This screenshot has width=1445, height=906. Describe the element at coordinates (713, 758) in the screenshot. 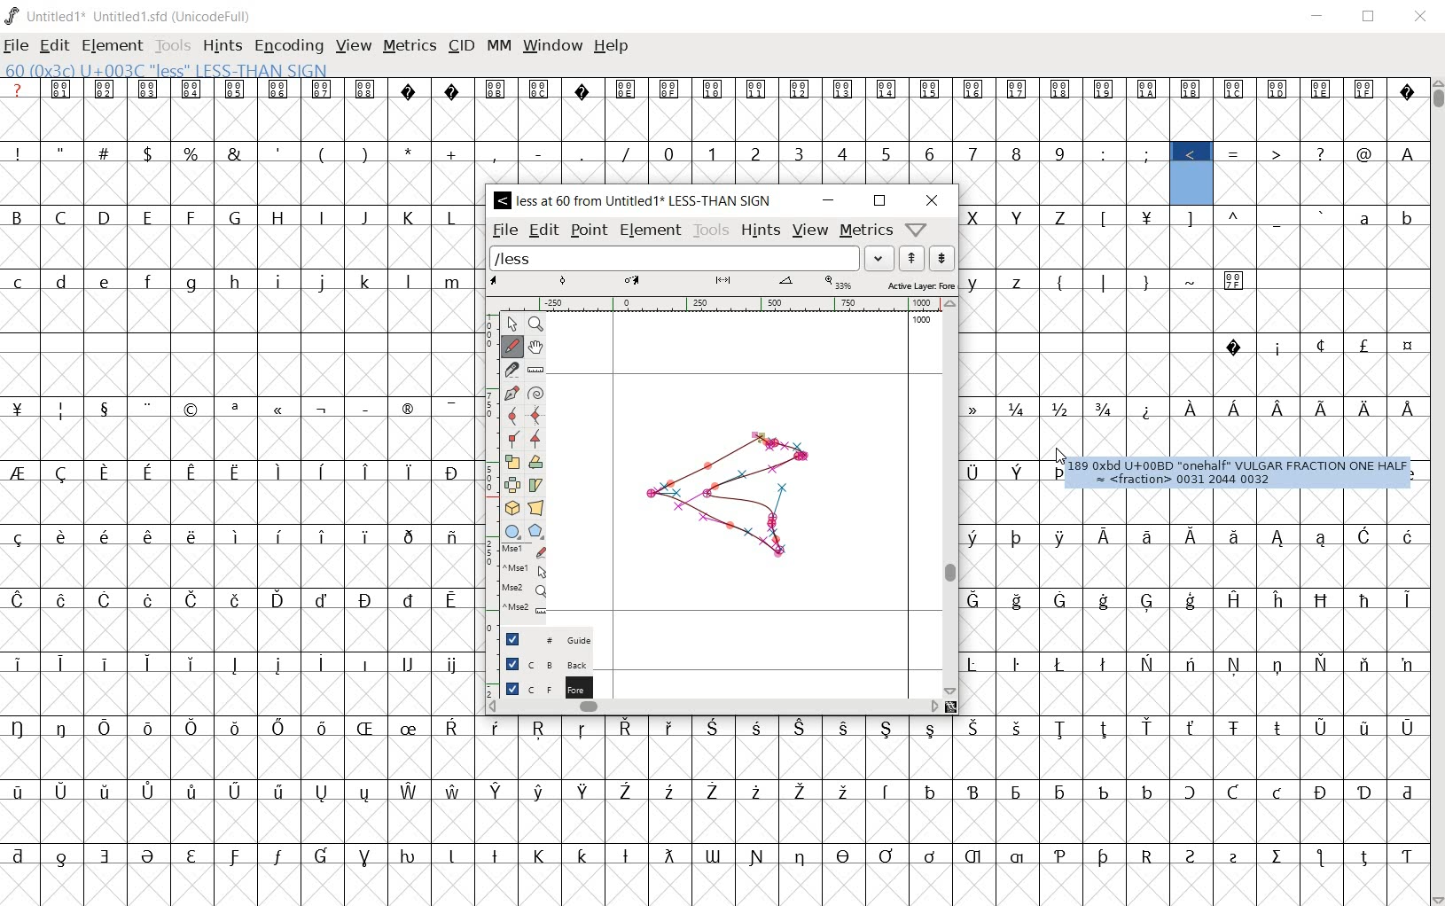

I see `empty cells` at that location.